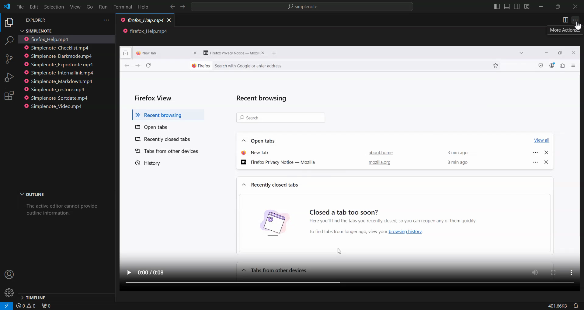 The width and height of the screenshot is (584, 310). Describe the element at coordinates (557, 306) in the screenshot. I see `401.66KB` at that location.